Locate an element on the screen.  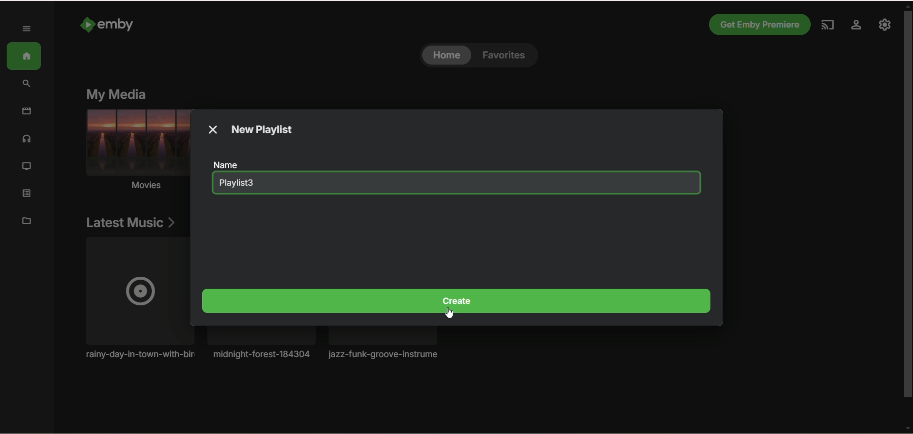
blank space is located at coordinates (483, 183).